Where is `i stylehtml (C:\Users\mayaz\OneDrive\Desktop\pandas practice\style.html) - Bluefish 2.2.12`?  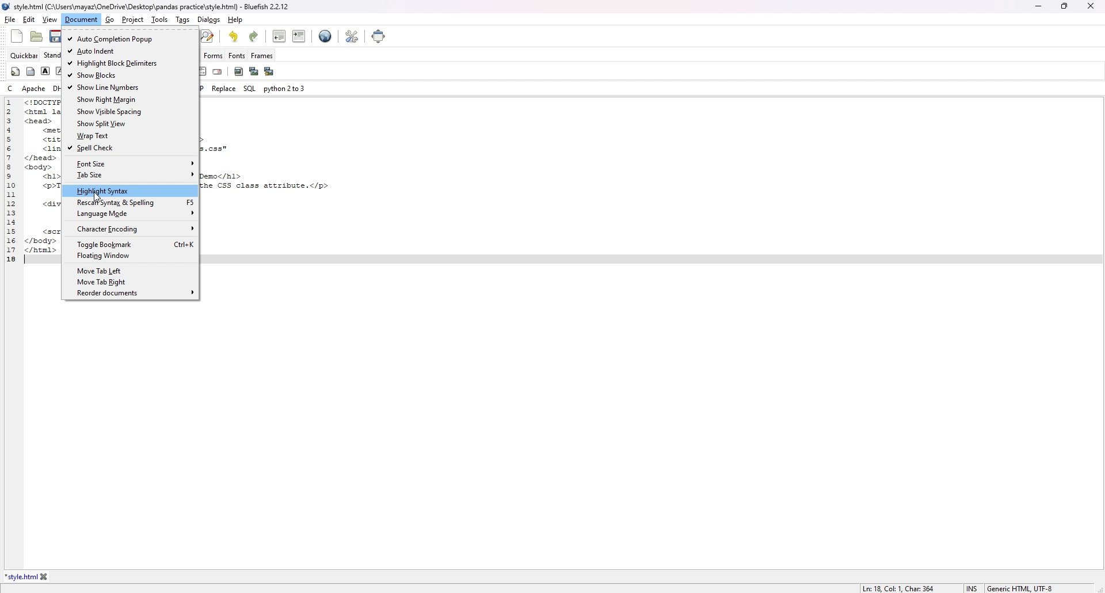 i stylehtml (C:\Users\mayaz\OneDrive\Desktop\pandas practice\style.html) - Bluefish 2.2.12 is located at coordinates (148, 7).